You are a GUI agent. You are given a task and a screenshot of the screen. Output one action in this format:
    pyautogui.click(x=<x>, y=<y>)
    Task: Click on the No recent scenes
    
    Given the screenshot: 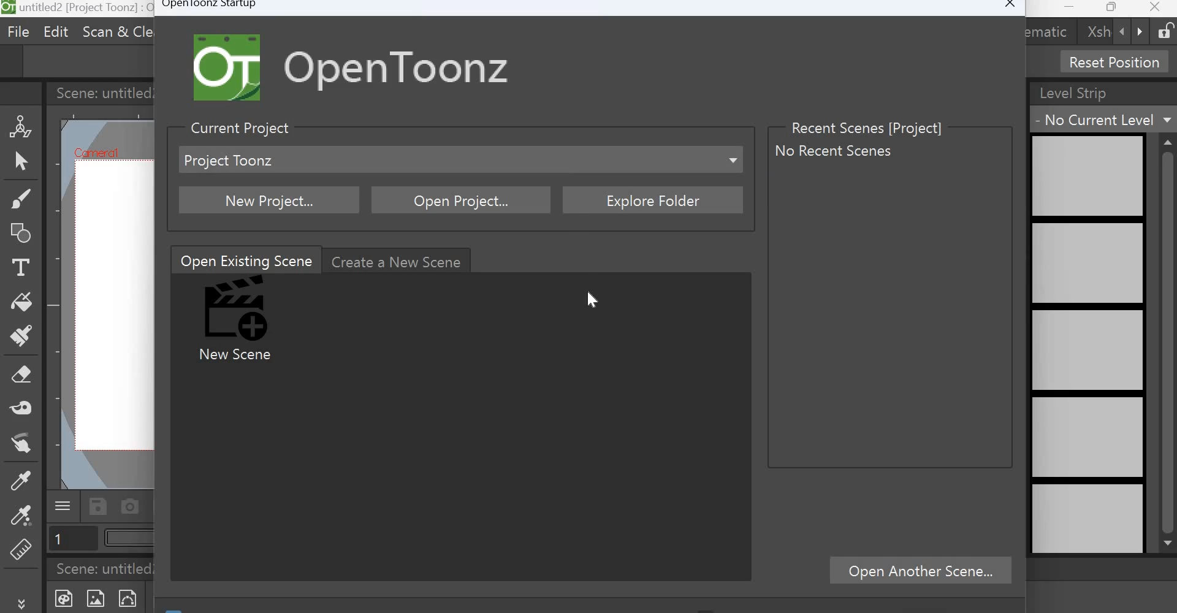 What is the action you would take?
    pyautogui.click(x=834, y=151)
    